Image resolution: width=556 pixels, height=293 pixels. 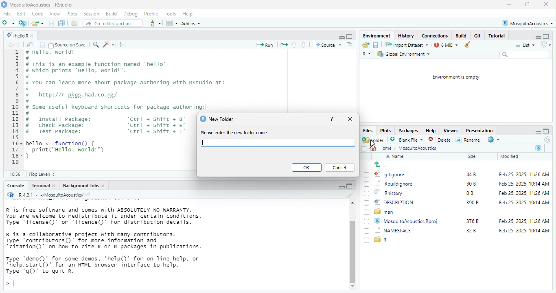 I want to click on 376b, so click(x=473, y=221).